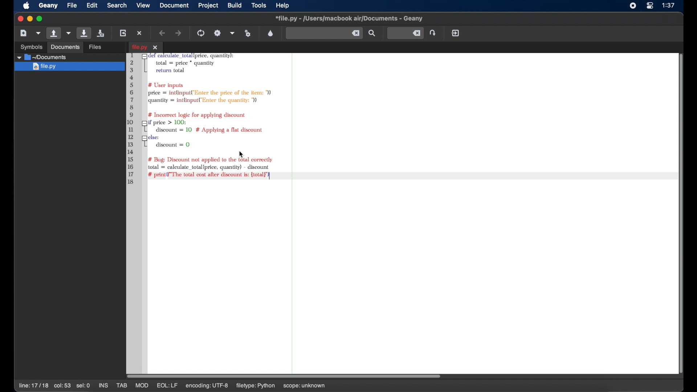  I want to click on files, so click(96, 46).